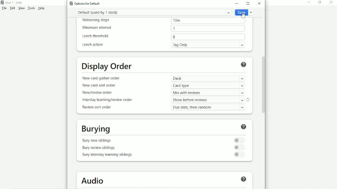  I want to click on Leech action, so click(93, 45).